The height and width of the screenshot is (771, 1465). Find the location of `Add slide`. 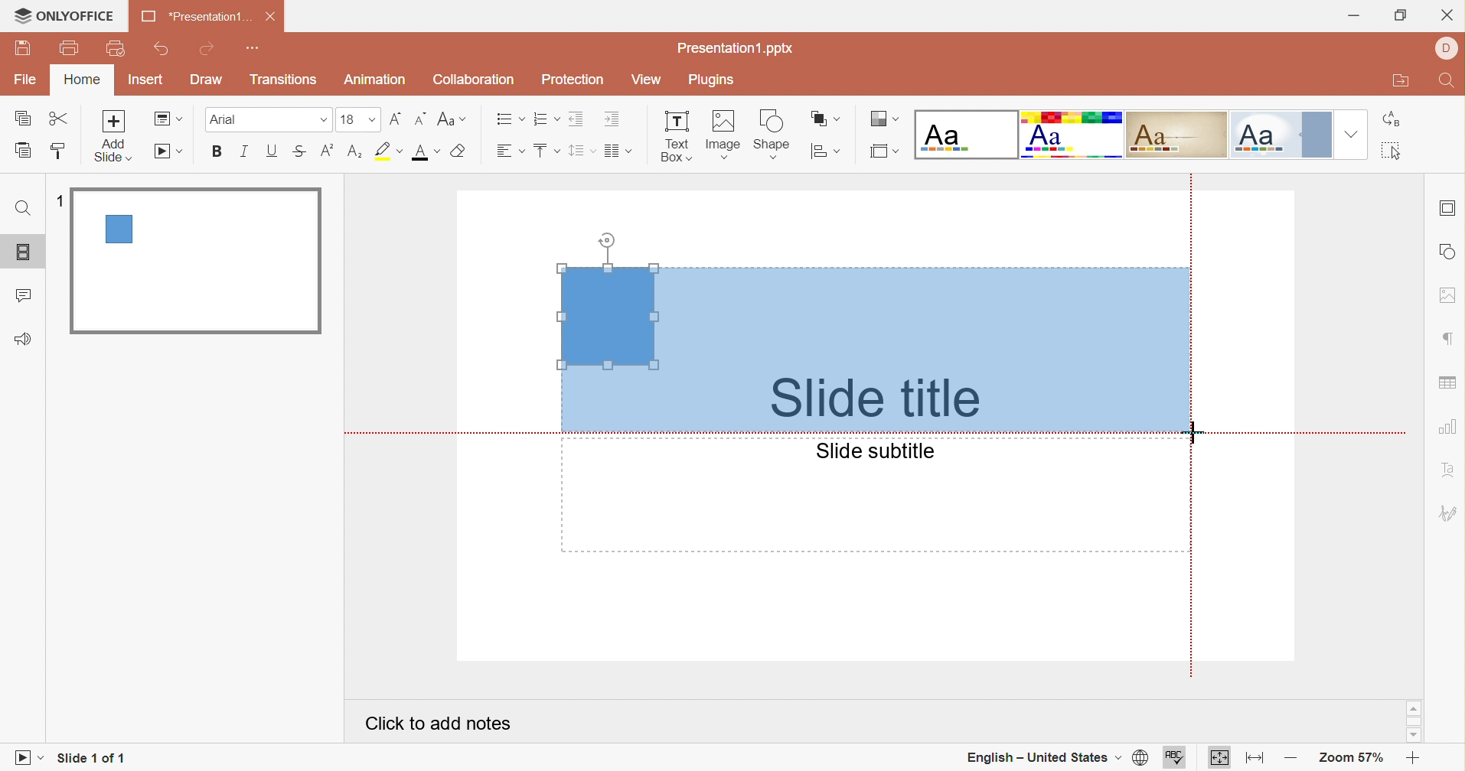

Add slide is located at coordinates (112, 135).